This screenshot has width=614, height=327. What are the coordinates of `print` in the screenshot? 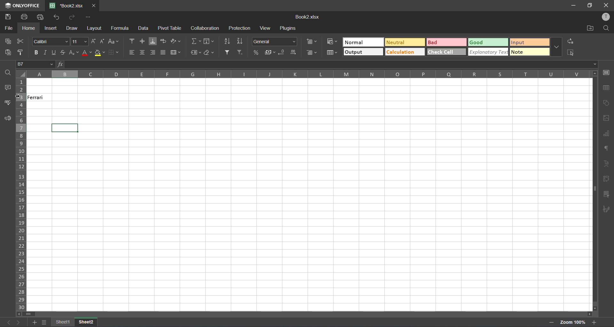 It's located at (25, 18).